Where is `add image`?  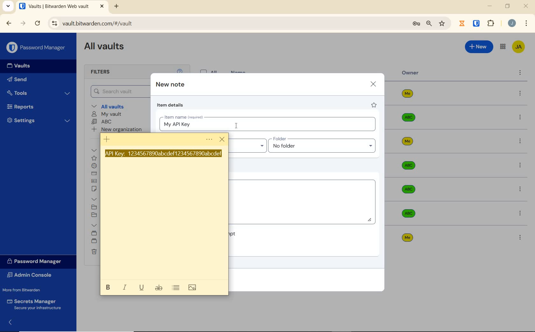 add image is located at coordinates (193, 287).